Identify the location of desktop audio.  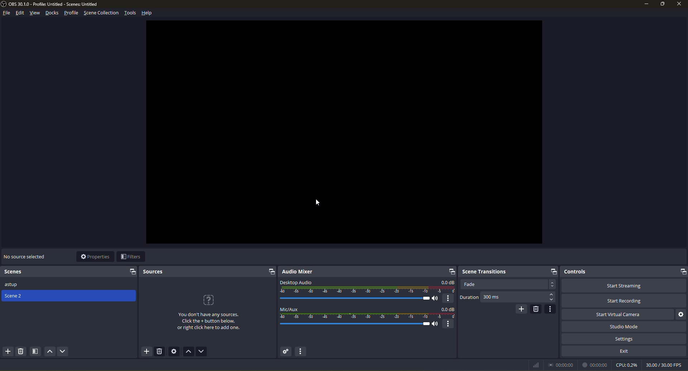
(295, 283).